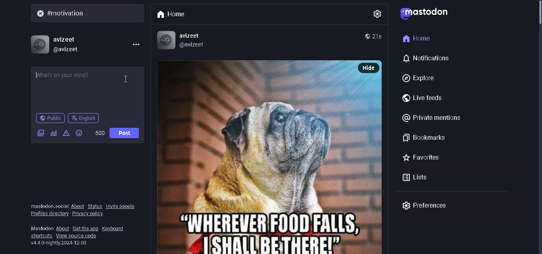  I want to click on search bar, so click(90, 13).